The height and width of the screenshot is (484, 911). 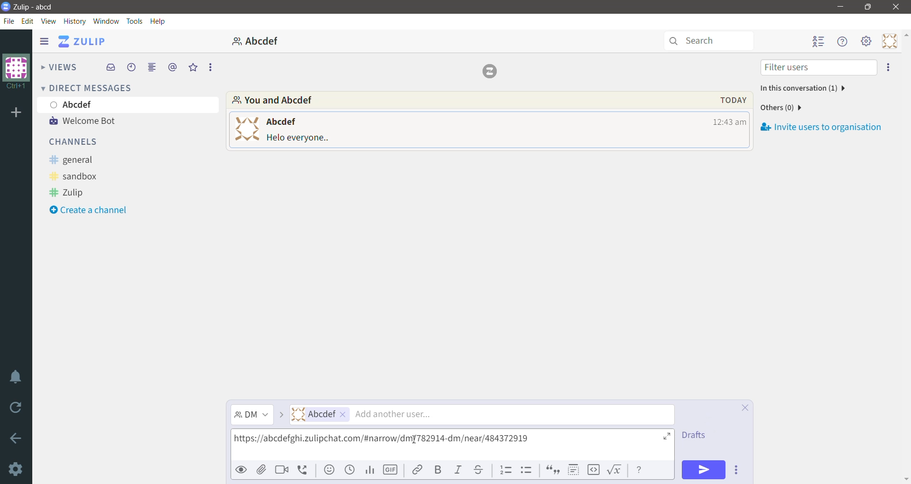 I want to click on Invite users to organization, so click(x=889, y=68).